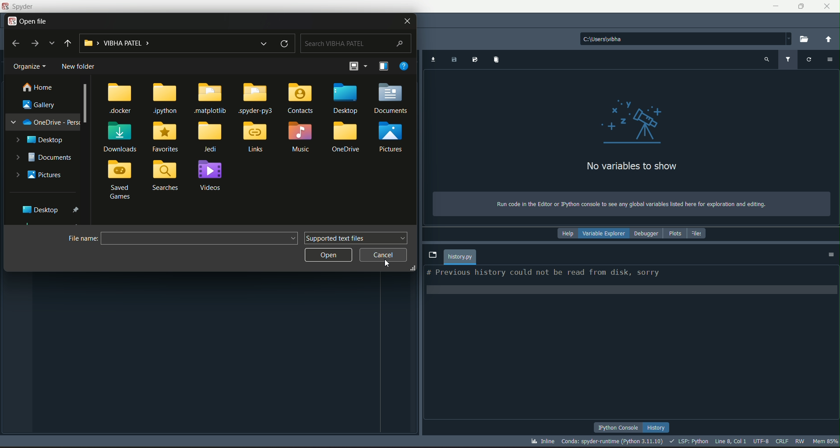  What do you see at coordinates (83, 239) in the screenshot?
I see `file name` at bounding box center [83, 239].